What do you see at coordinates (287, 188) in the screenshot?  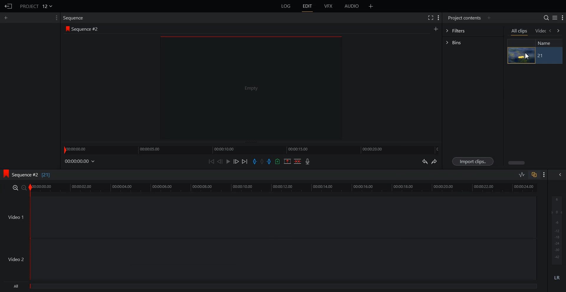 I see `Video Slider` at bounding box center [287, 188].